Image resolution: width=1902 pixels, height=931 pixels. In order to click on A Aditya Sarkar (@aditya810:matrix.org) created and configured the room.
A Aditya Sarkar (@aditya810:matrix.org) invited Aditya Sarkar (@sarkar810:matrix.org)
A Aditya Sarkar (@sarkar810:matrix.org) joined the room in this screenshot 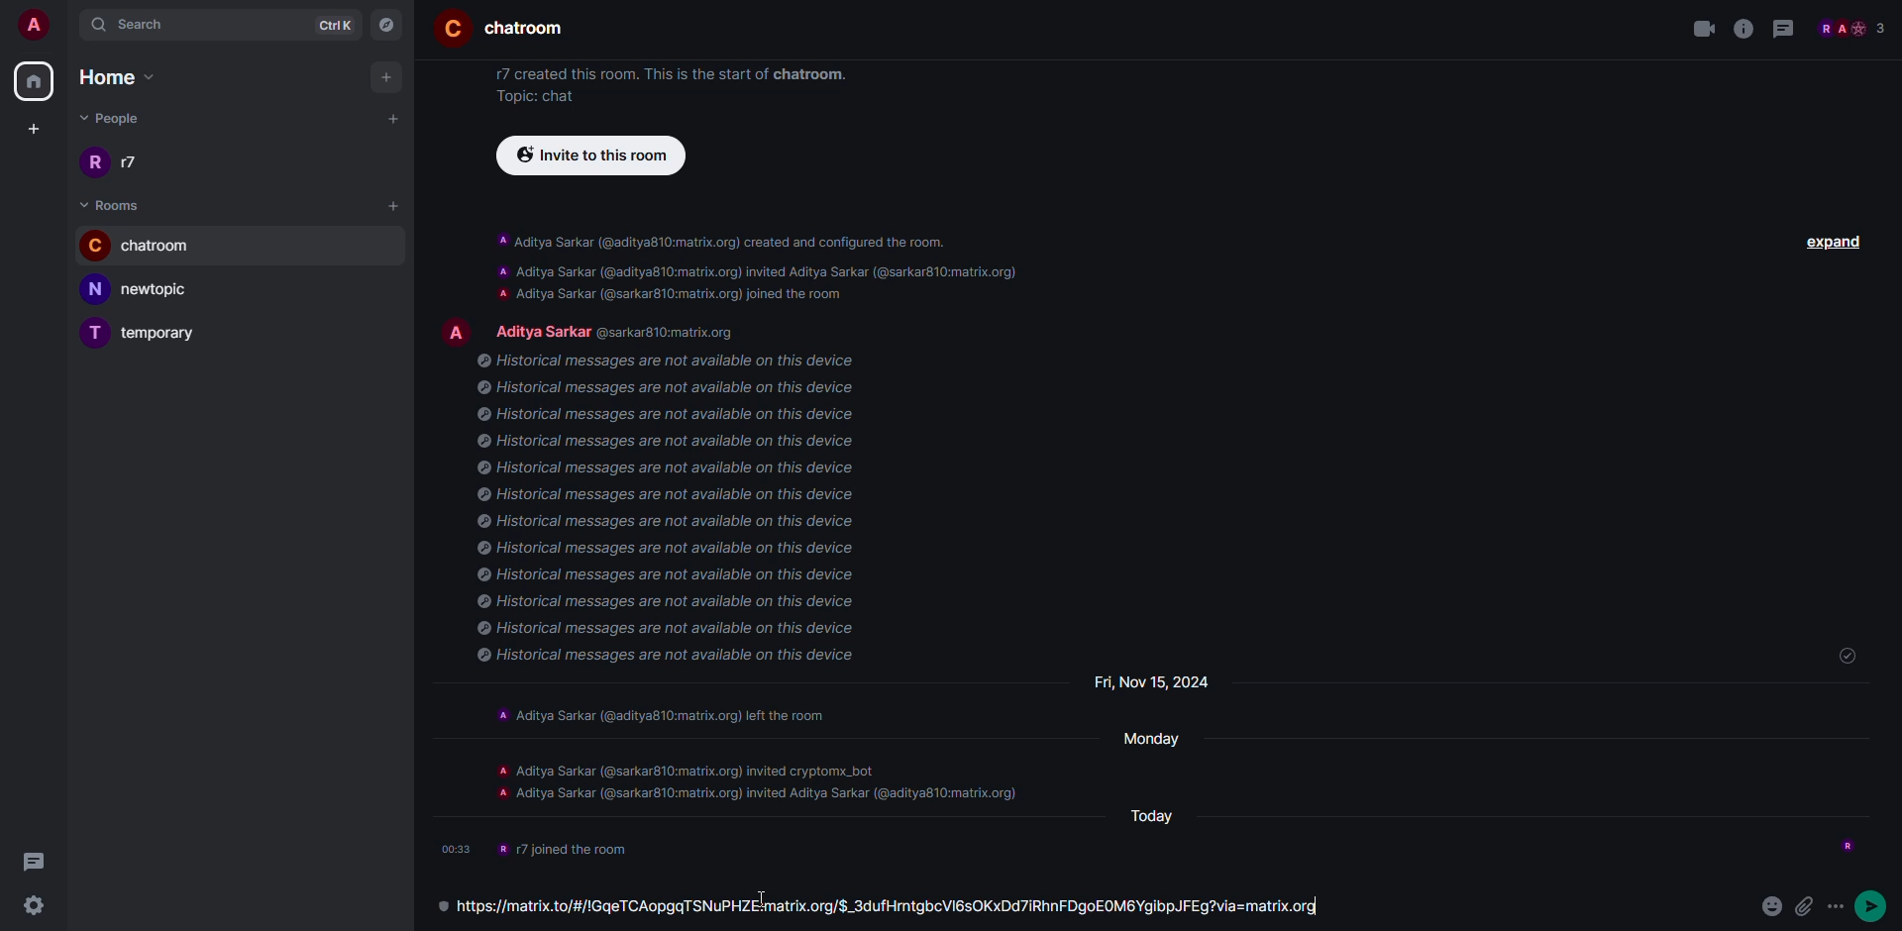, I will do `click(755, 265)`.